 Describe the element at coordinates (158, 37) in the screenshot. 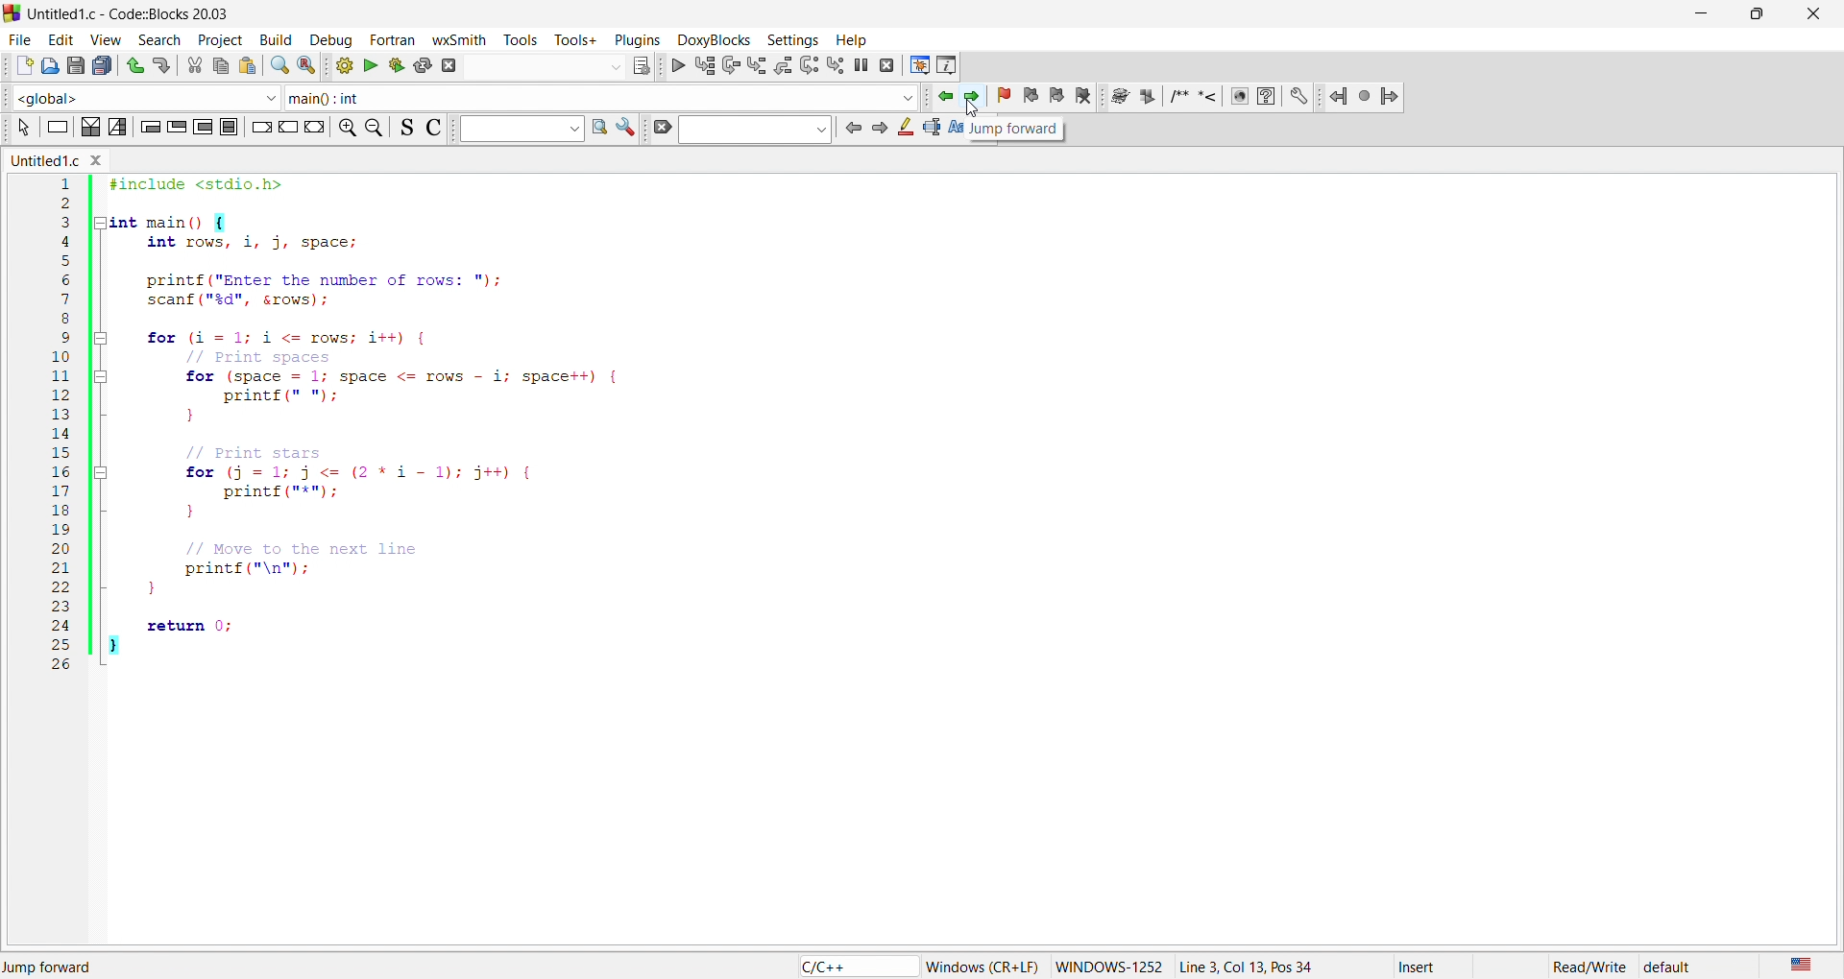

I see `search` at that location.